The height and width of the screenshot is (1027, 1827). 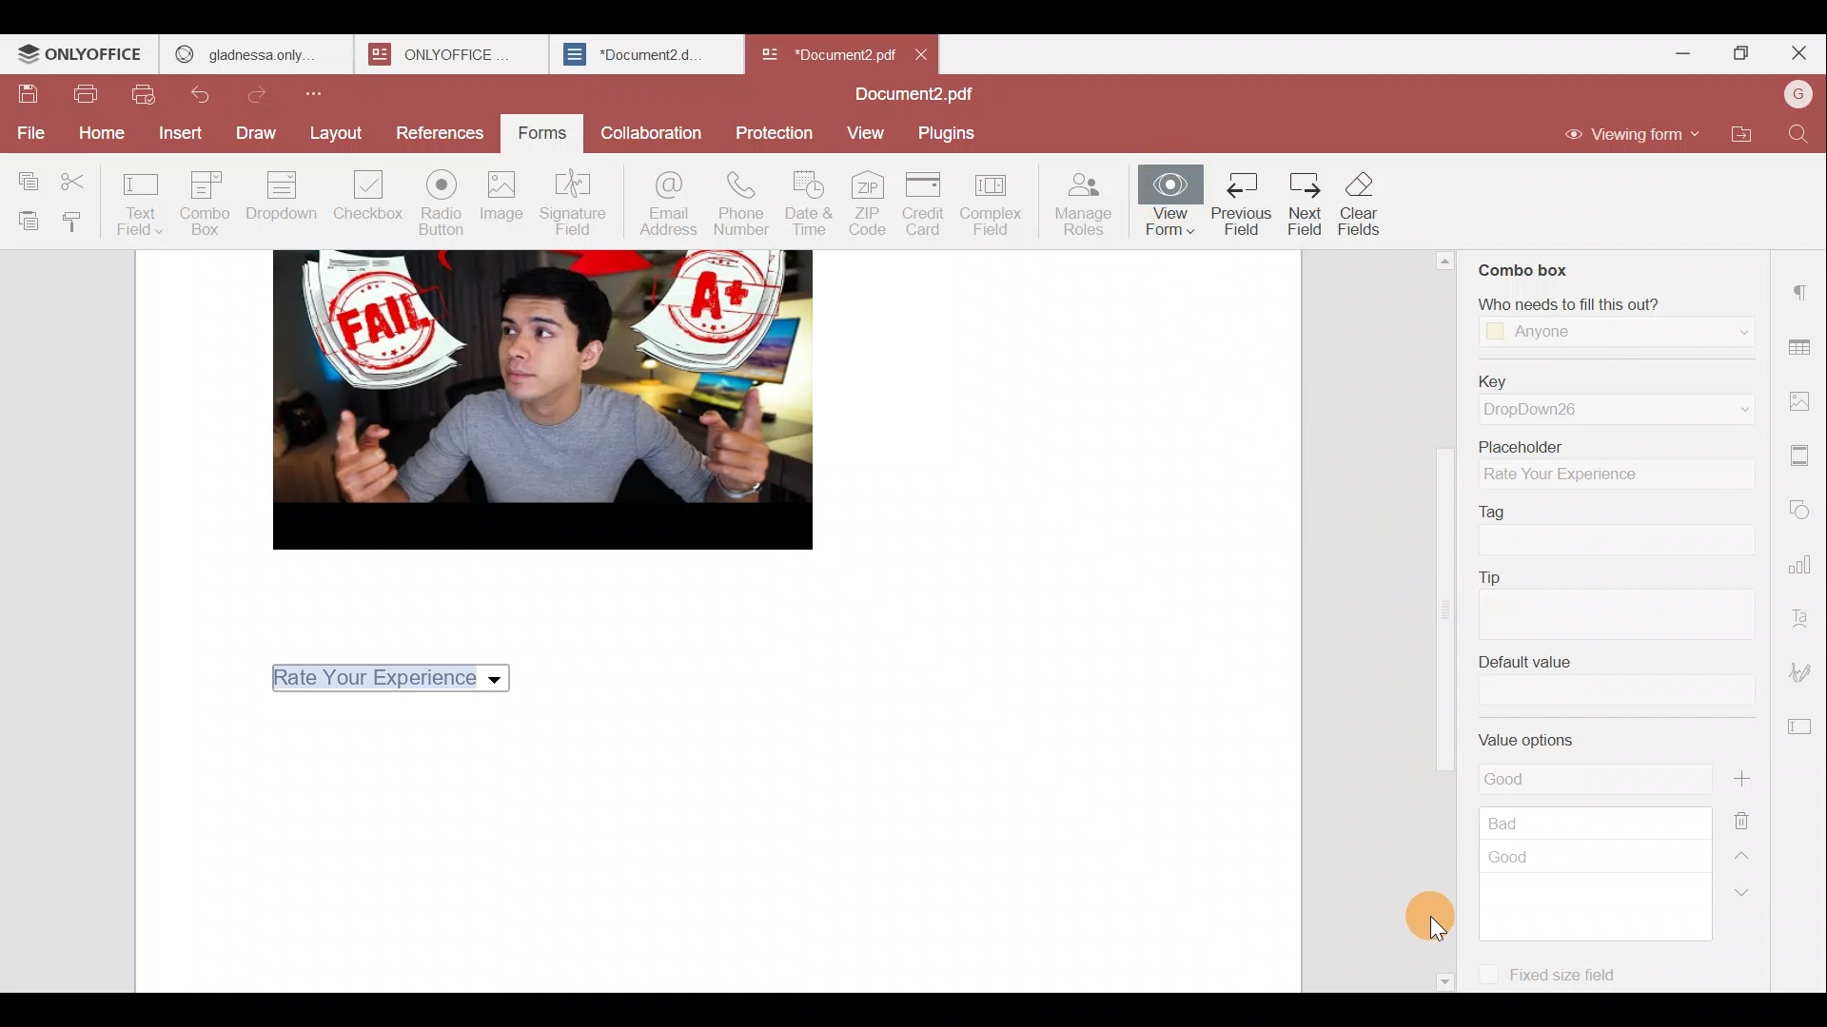 What do you see at coordinates (950, 133) in the screenshot?
I see `Plugins` at bounding box center [950, 133].